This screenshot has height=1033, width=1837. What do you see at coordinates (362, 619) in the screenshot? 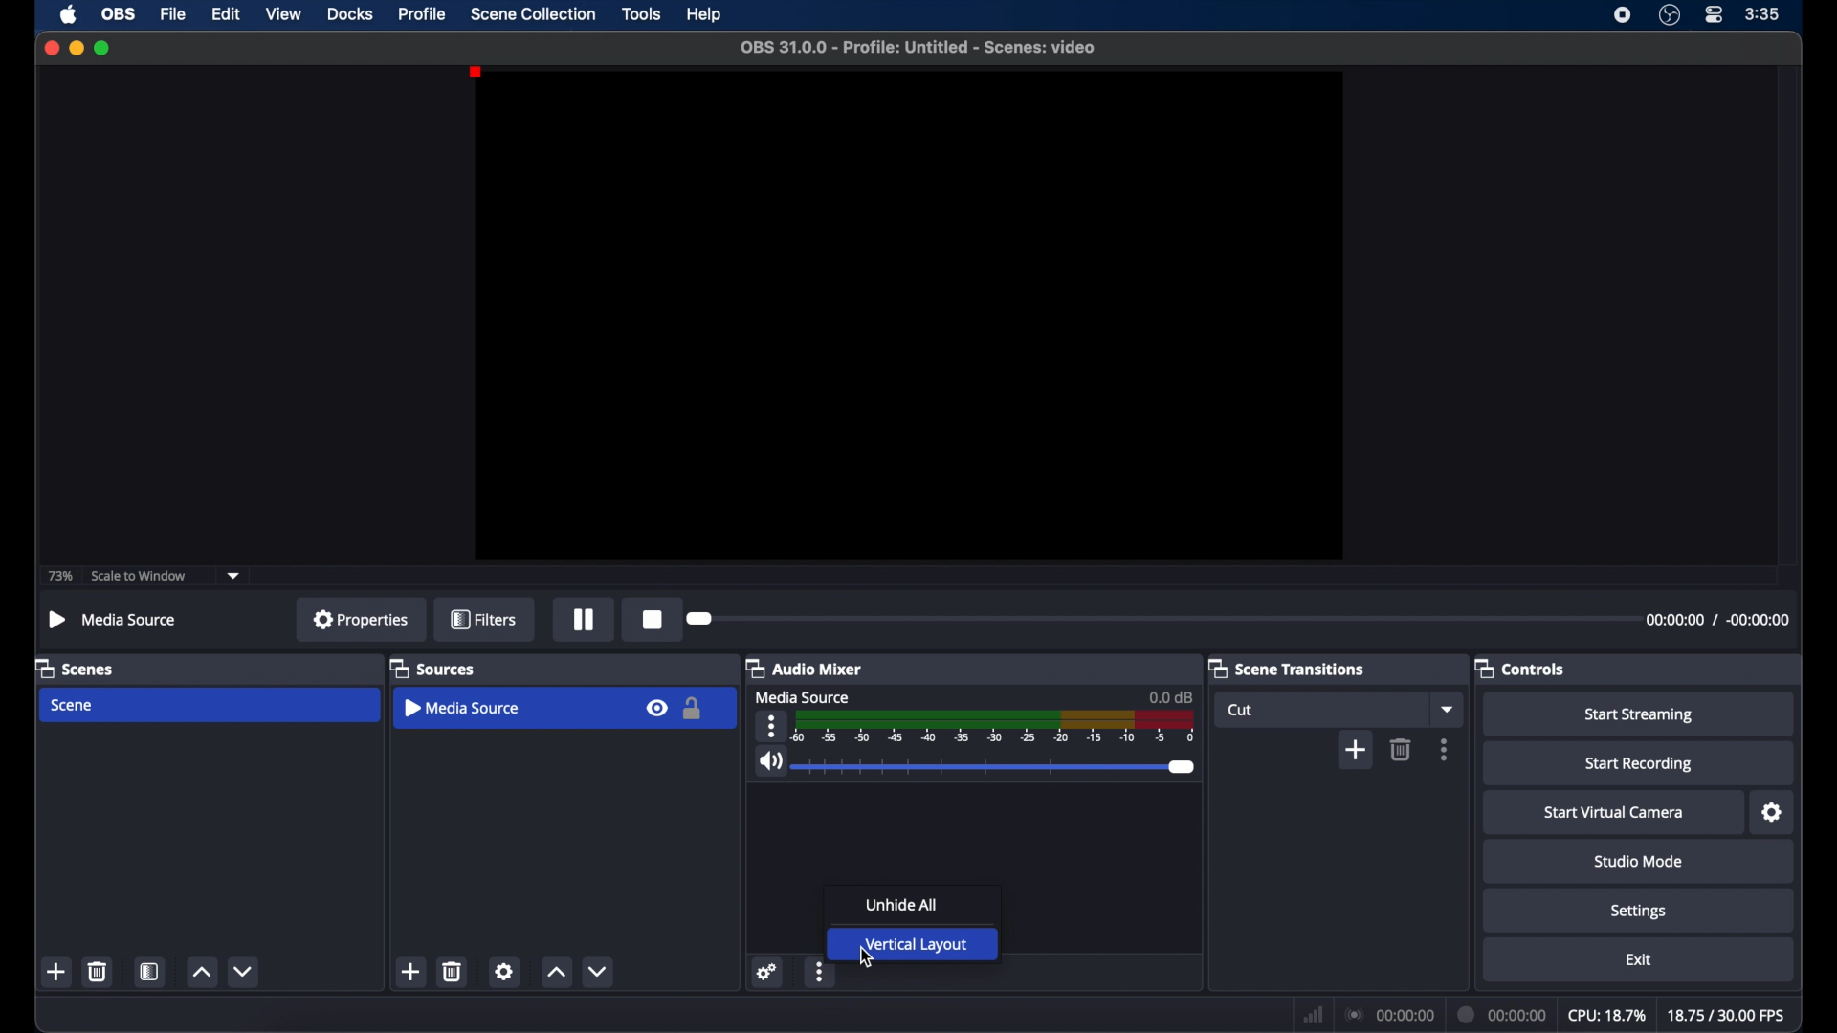
I see `properties` at bounding box center [362, 619].